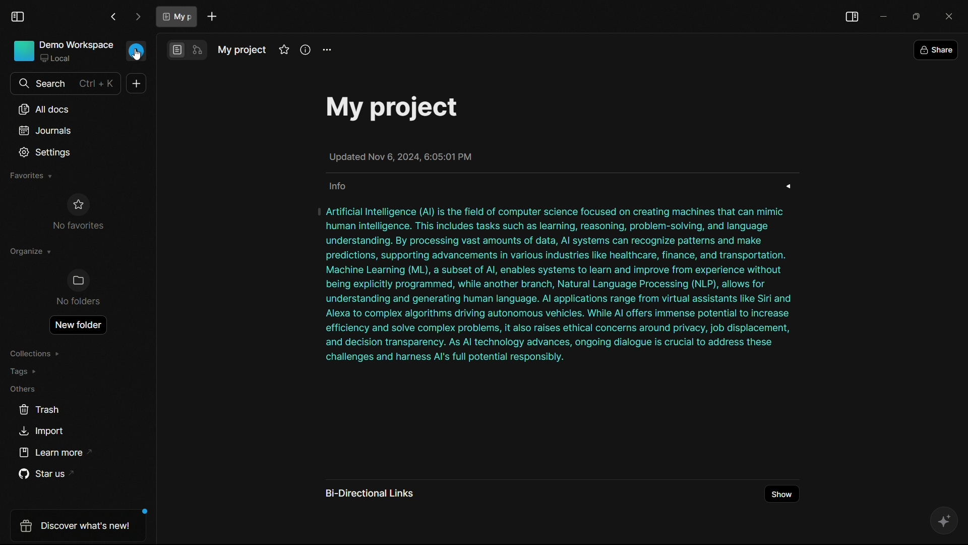 This screenshot has height=545, width=968. Describe the element at coordinates (27, 254) in the screenshot. I see `organize` at that location.